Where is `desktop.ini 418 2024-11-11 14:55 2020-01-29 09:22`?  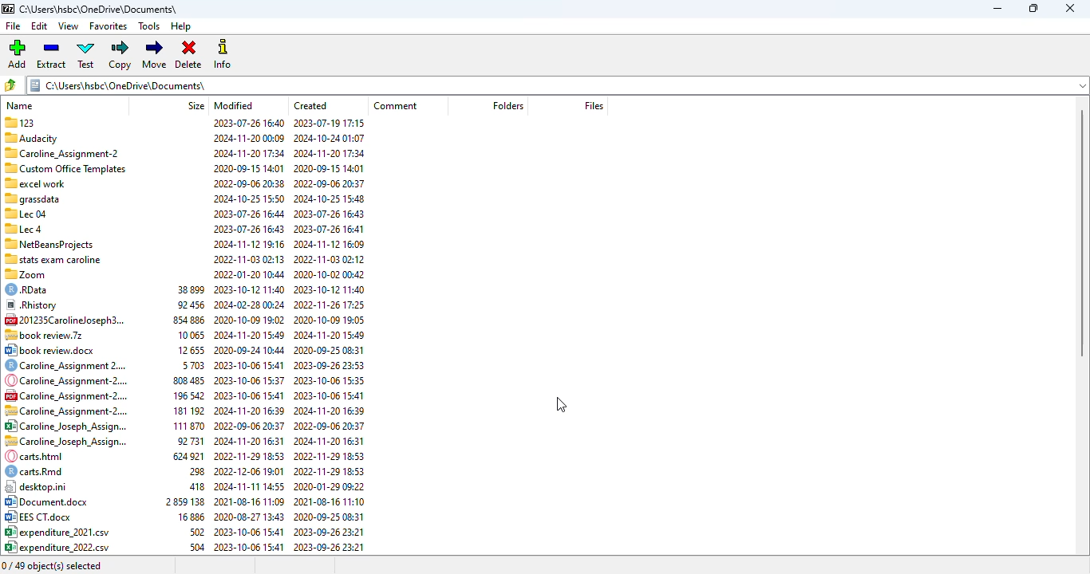
desktop.ini 418 2024-11-11 14:55 2020-01-29 09:22 is located at coordinates (185, 471).